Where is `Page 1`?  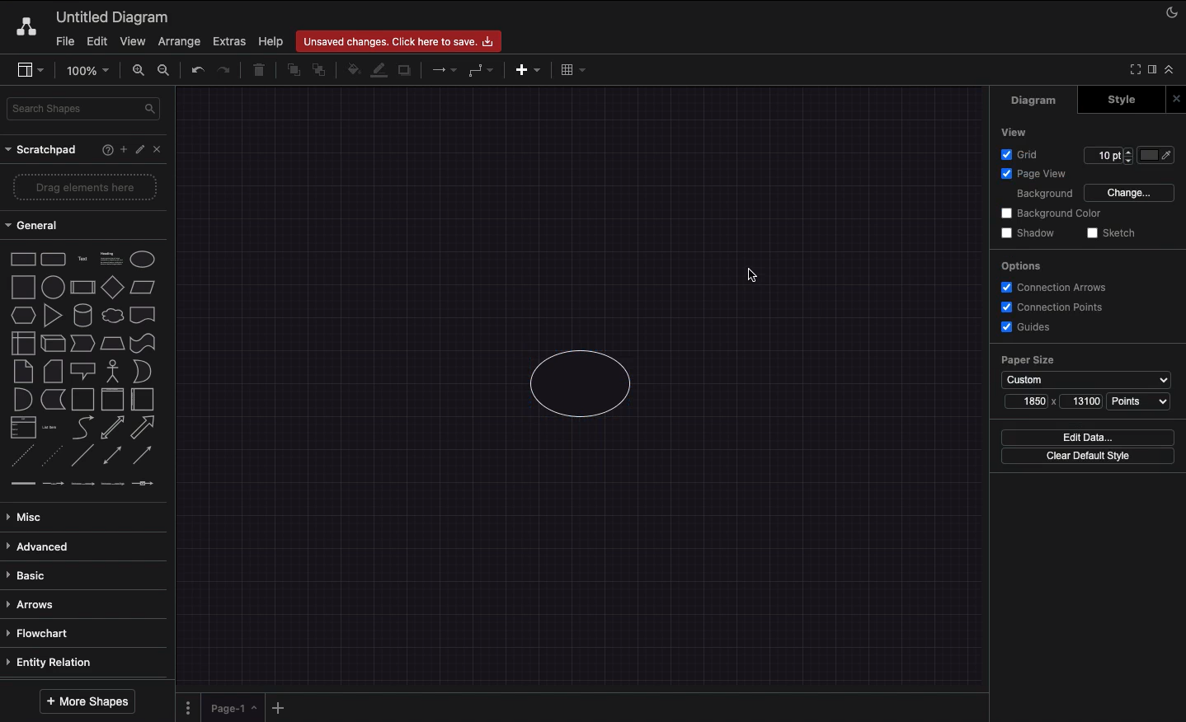
Page 1 is located at coordinates (231, 706).